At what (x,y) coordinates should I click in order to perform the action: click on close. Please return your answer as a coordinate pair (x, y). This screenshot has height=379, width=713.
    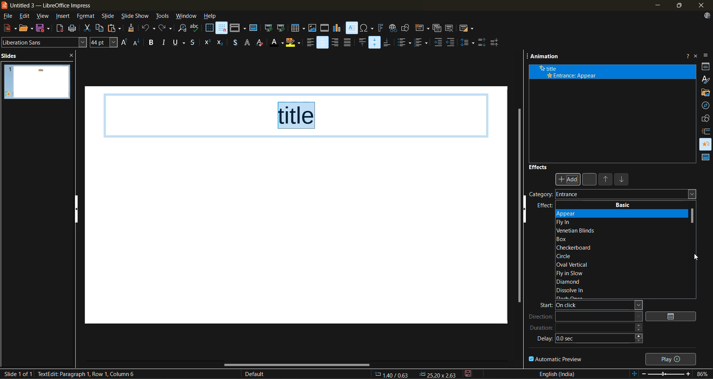
    Looking at the image, I should click on (700, 6).